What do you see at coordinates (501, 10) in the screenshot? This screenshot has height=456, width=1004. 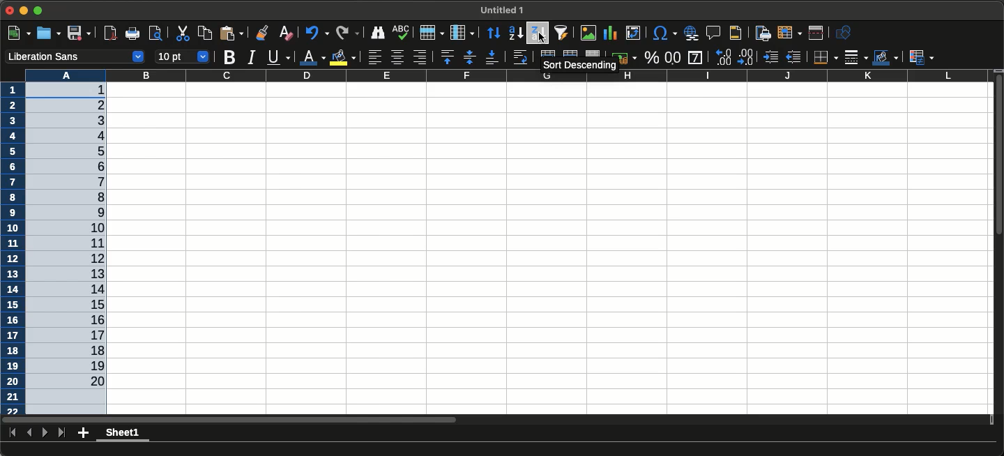 I see `File name` at bounding box center [501, 10].